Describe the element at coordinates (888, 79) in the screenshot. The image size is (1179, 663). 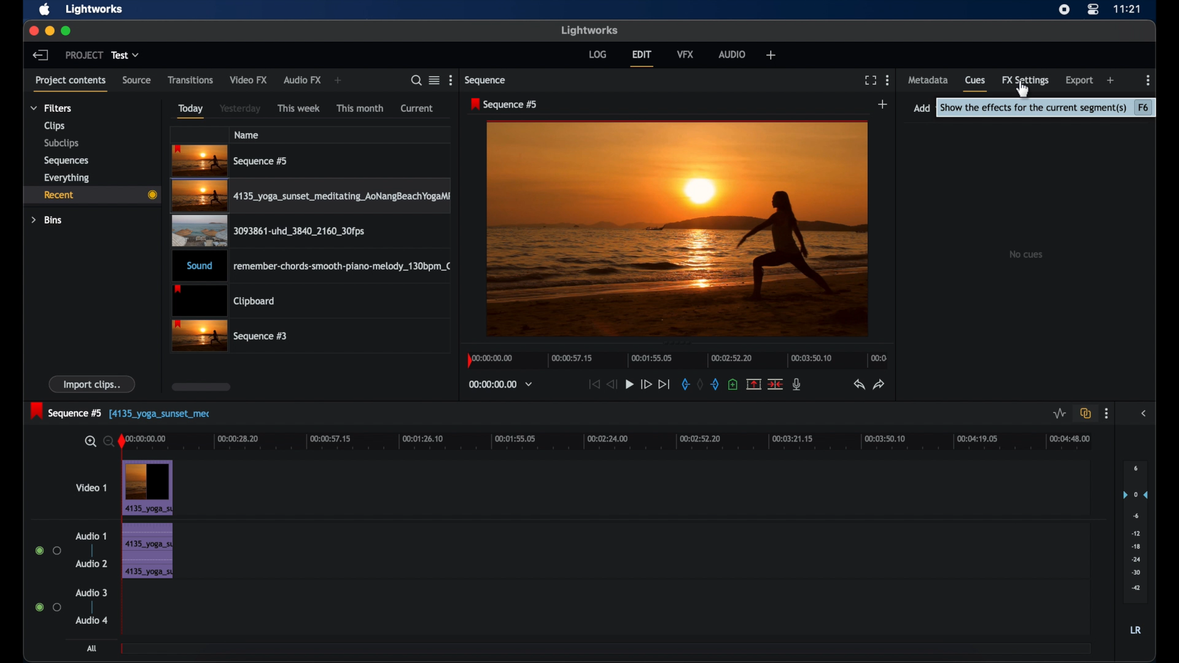
I see `moreoptions` at that location.